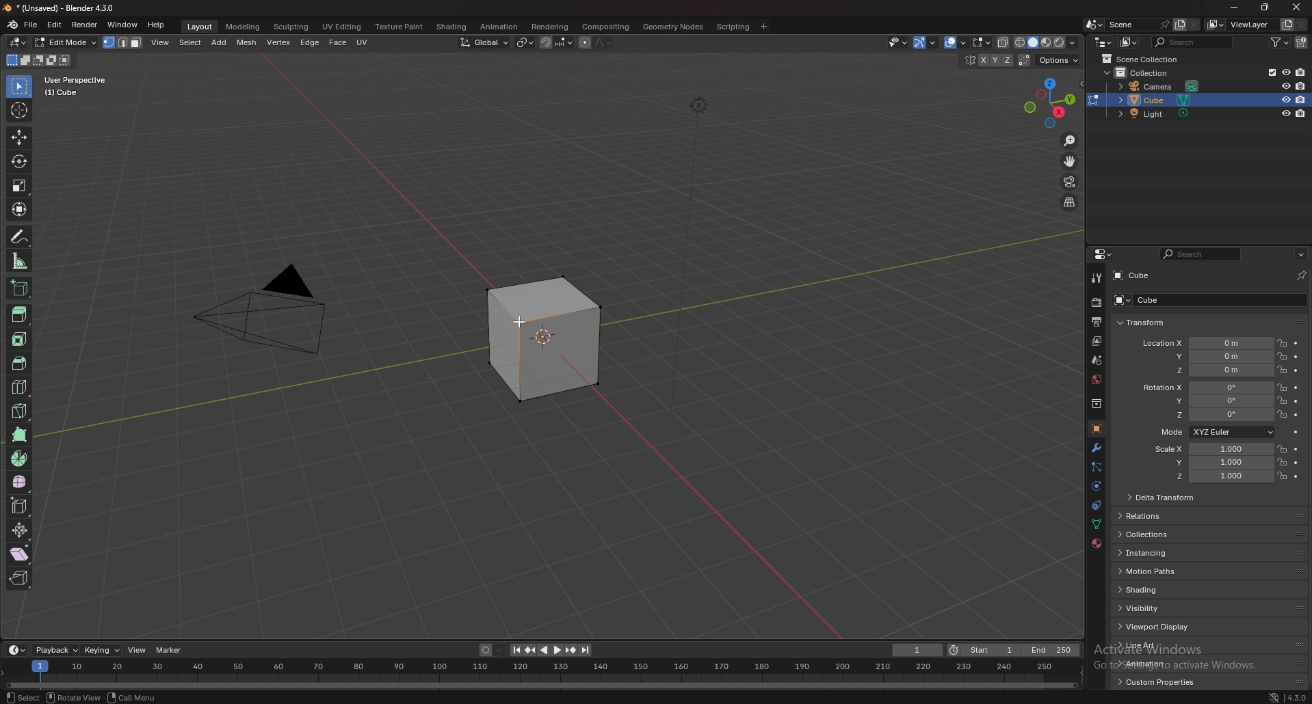 The width and height of the screenshot is (1312, 704). Describe the element at coordinates (1283, 355) in the screenshot. I see `lock location` at that location.